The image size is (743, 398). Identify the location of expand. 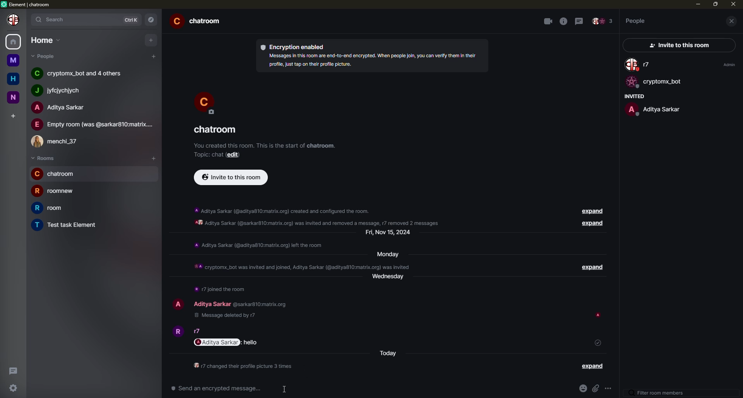
(589, 211).